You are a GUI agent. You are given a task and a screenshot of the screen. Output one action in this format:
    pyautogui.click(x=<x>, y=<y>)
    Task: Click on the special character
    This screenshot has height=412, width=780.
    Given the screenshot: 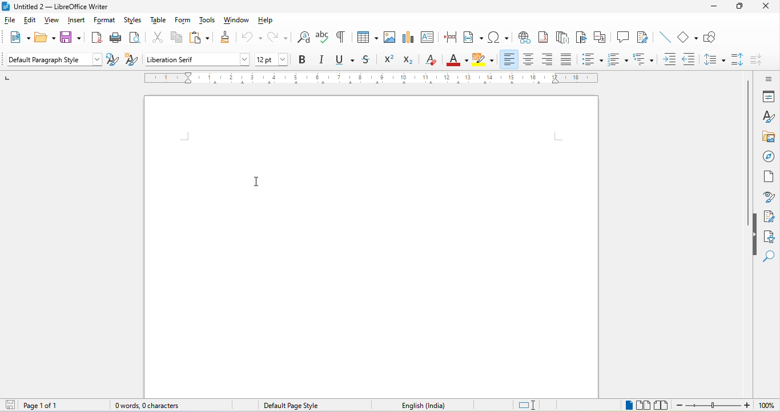 What is the action you would take?
    pyautogui.click(x=500, y=38)
    